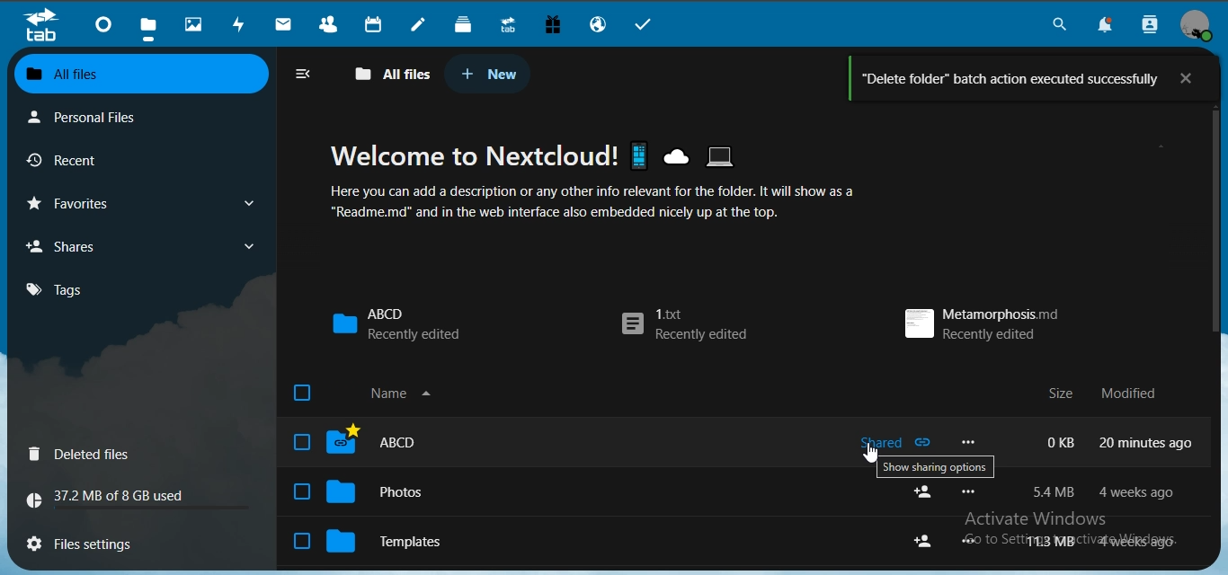 The width and height of the screenshot is (1228, 575). Describe the element at coordinates (553, 23) in the screenshot. I see `free trial` at that location.